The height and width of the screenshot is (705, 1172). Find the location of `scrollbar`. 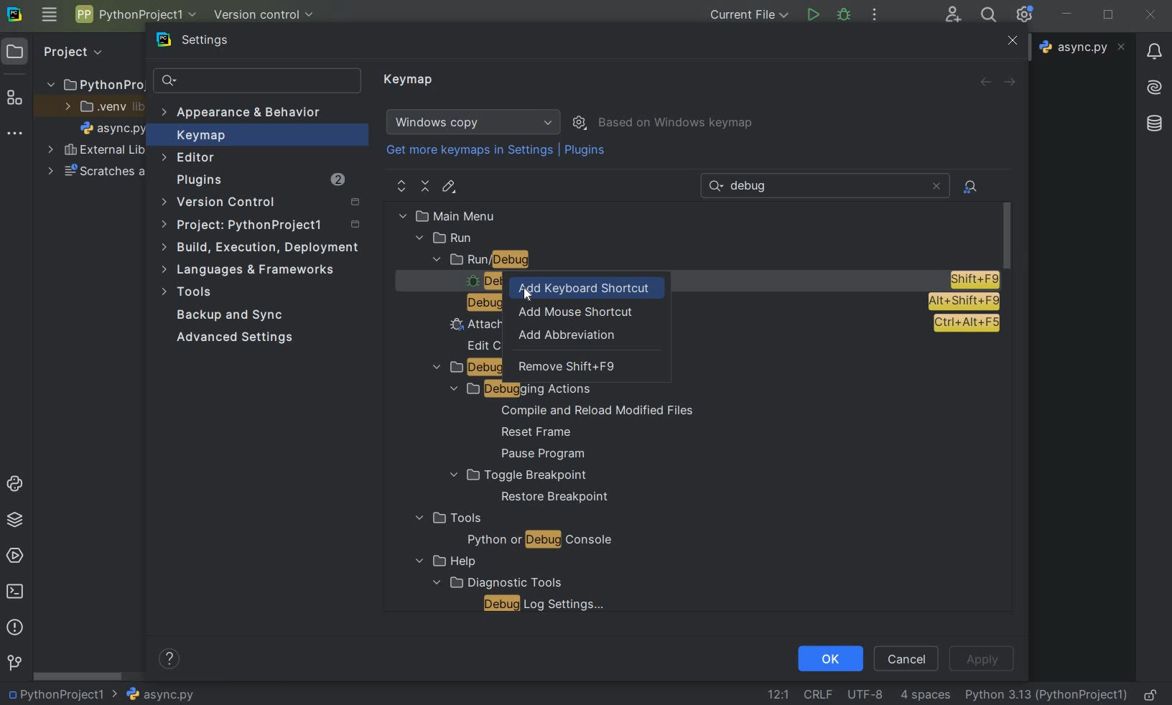

scrollbar is located at coordinates (79, 676).